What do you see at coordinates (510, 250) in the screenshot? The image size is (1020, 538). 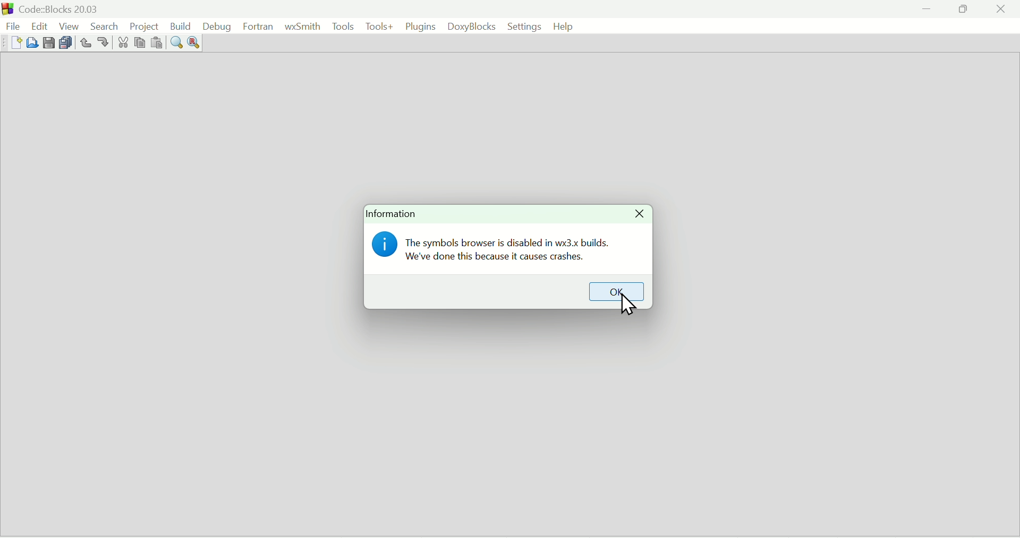 I see `The symbols browser is disabled in wx3.x builds.
We've done this because it causes crashes.` at bounding box center [510, 250].